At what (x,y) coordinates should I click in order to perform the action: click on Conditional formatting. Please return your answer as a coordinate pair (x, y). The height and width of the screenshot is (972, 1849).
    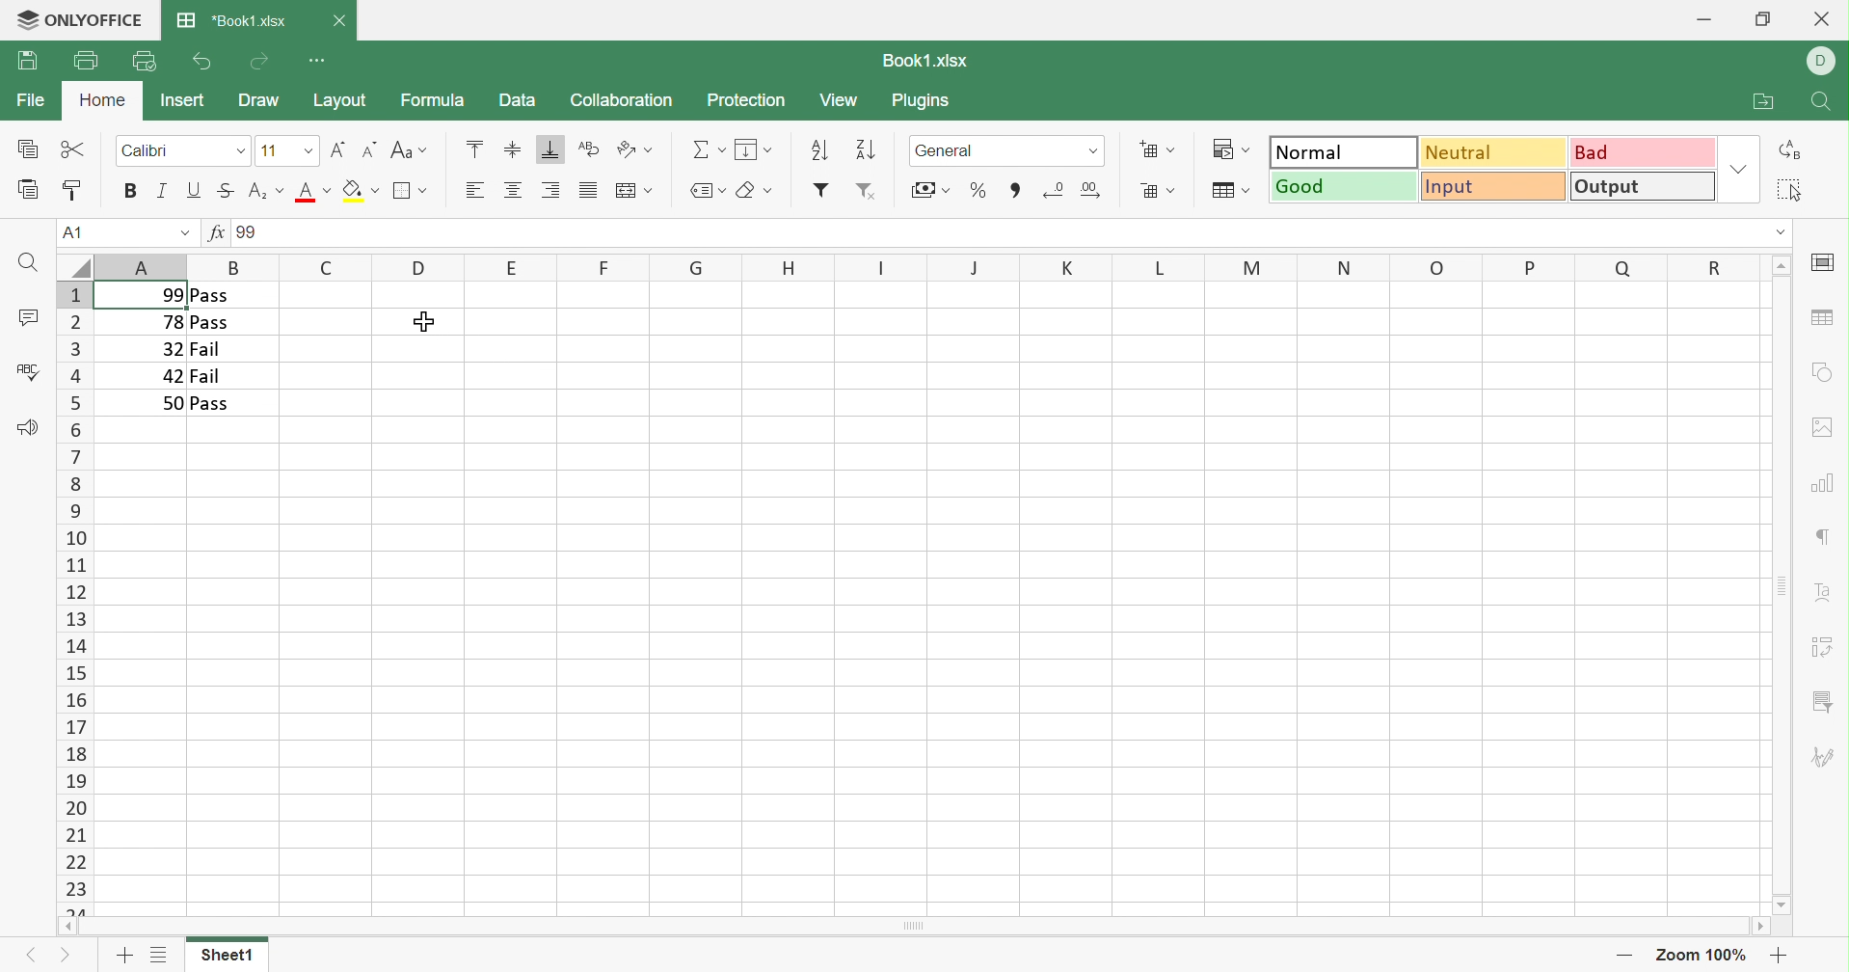
    Looking at the image, I should click on (1234, 149).